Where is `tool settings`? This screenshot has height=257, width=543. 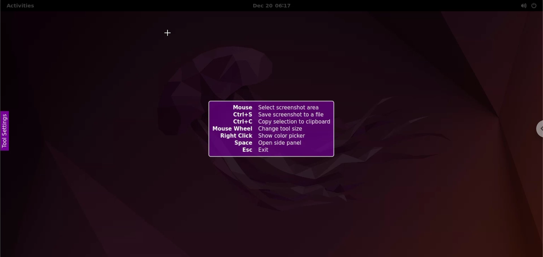 tool settings is located at coordinates (7, 132).